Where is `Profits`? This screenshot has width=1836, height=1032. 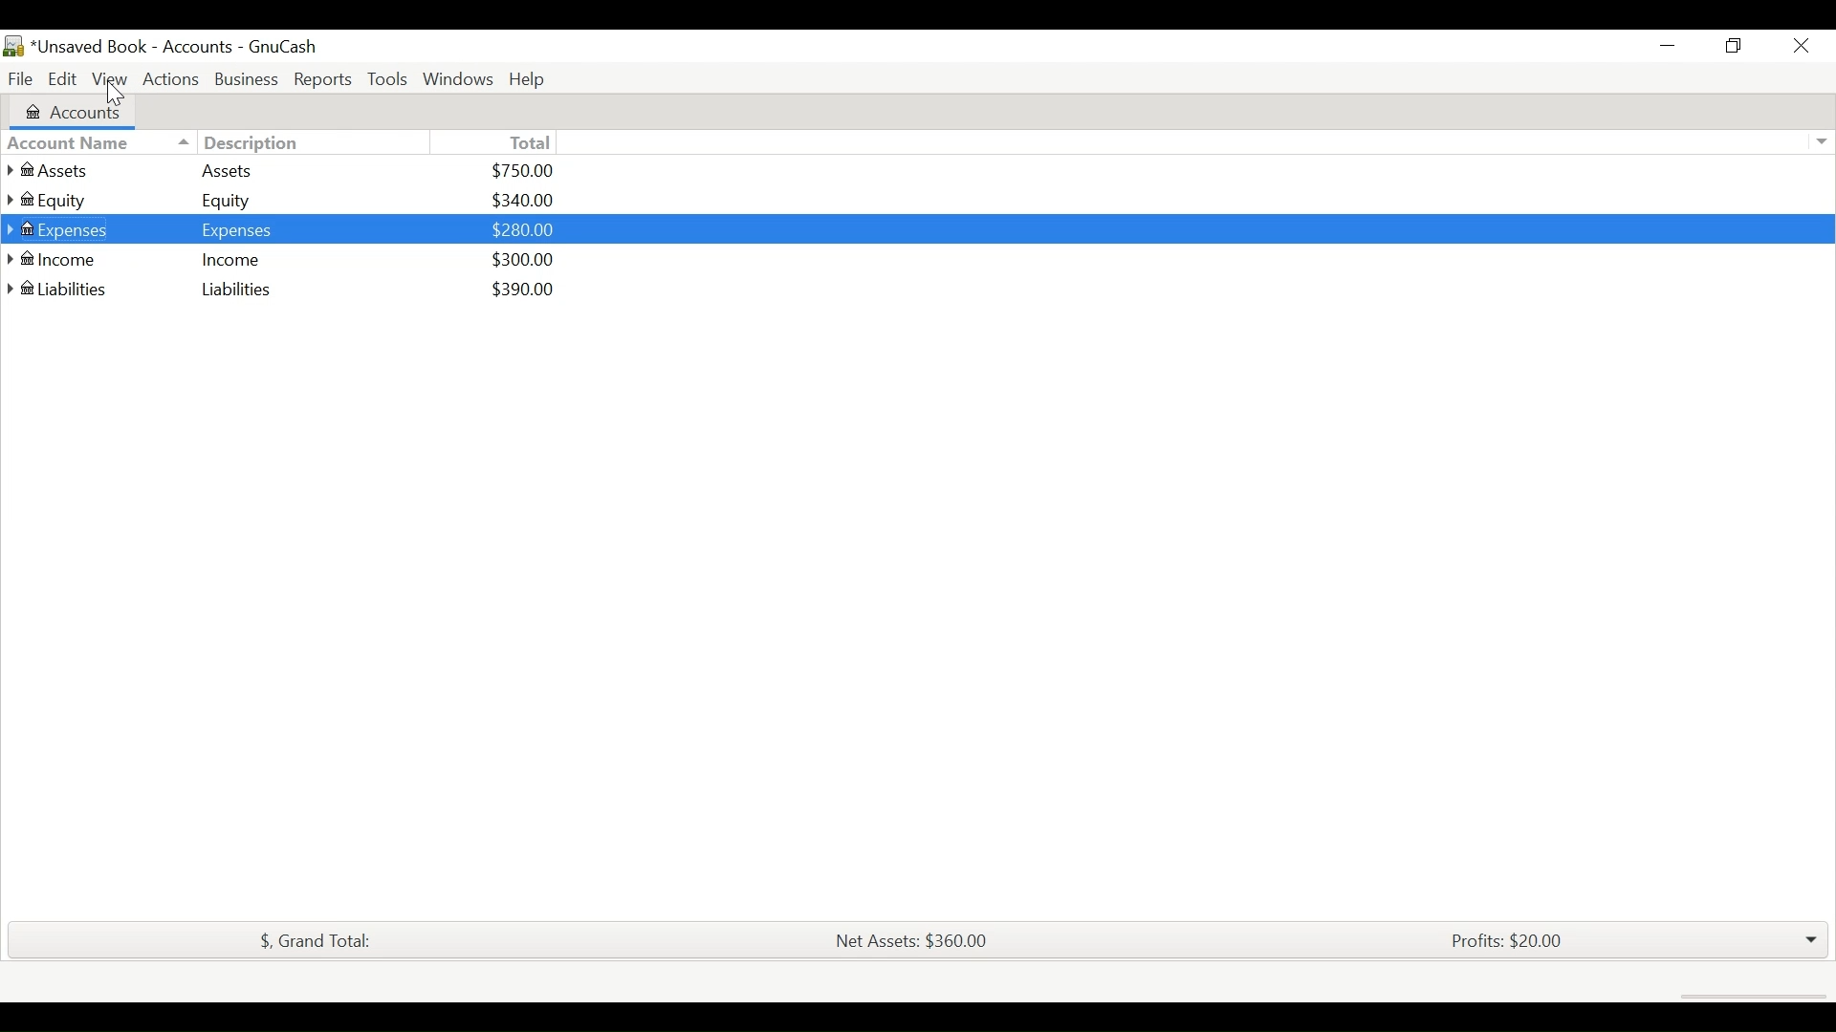 Profits is located at coordinates (1508, 942).